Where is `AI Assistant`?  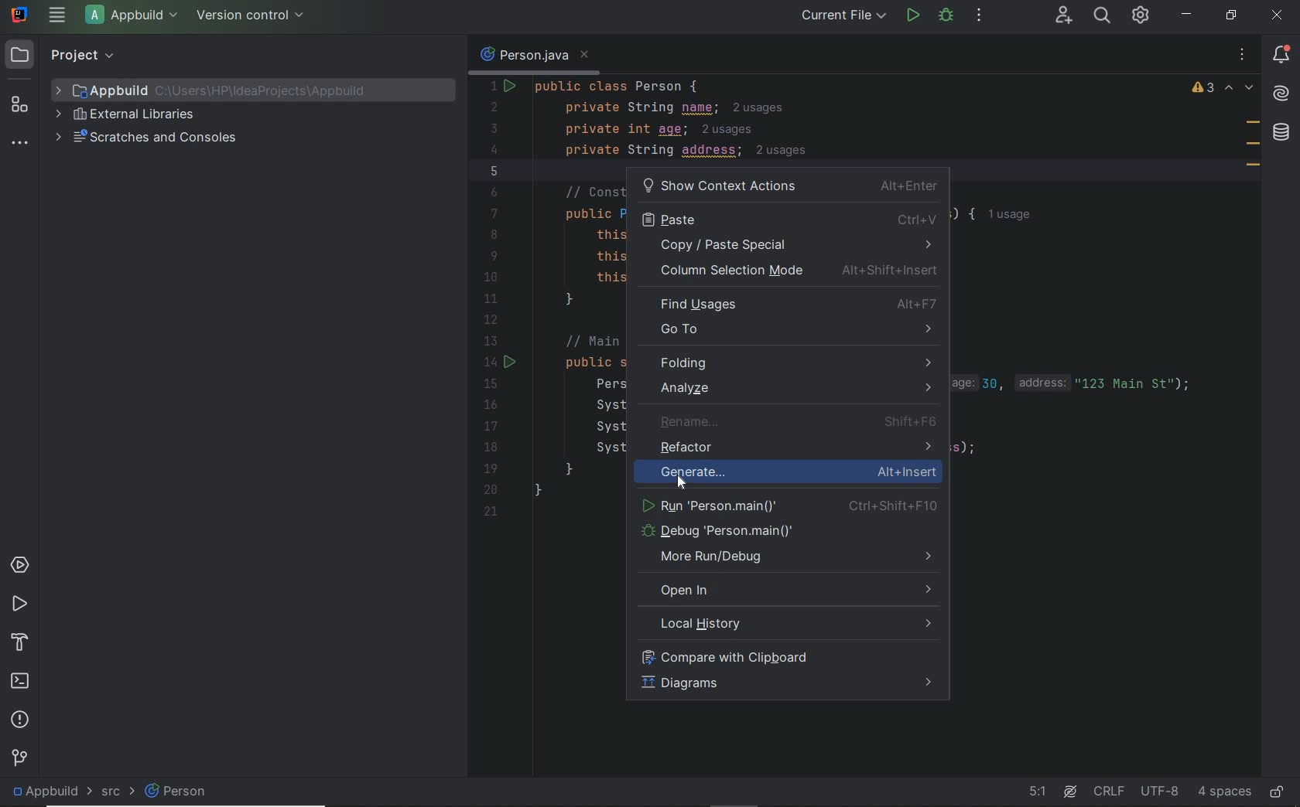 AI Assistant is located at coordinates (1069, 792).